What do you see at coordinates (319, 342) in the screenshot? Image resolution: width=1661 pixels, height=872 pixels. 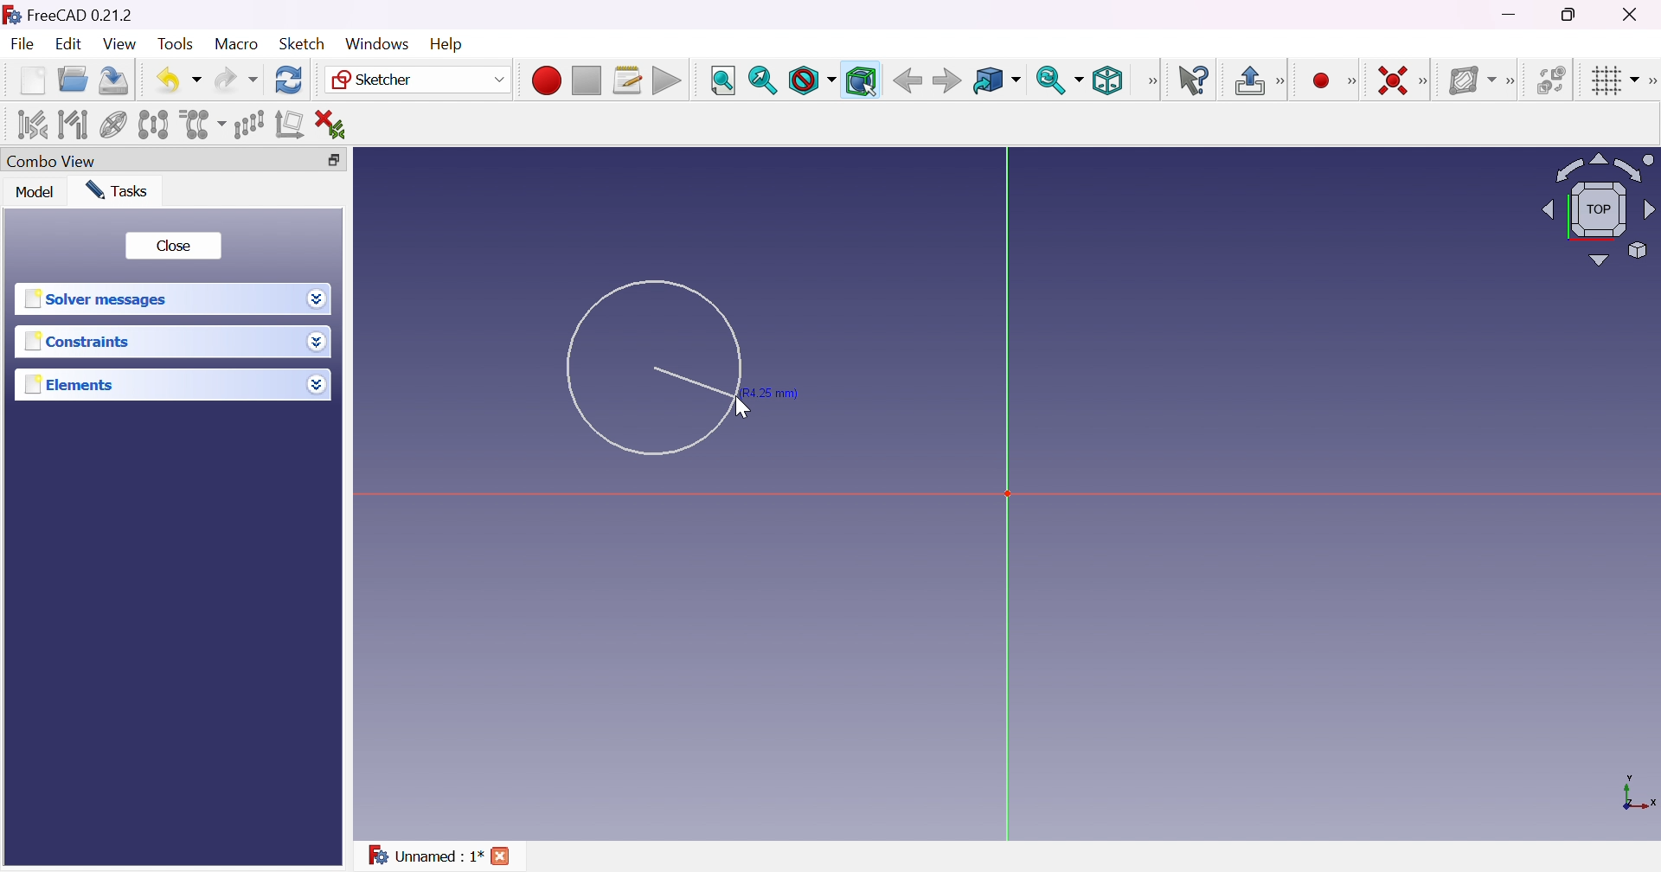 I see `Drop down` at bounding box center [319, 342].